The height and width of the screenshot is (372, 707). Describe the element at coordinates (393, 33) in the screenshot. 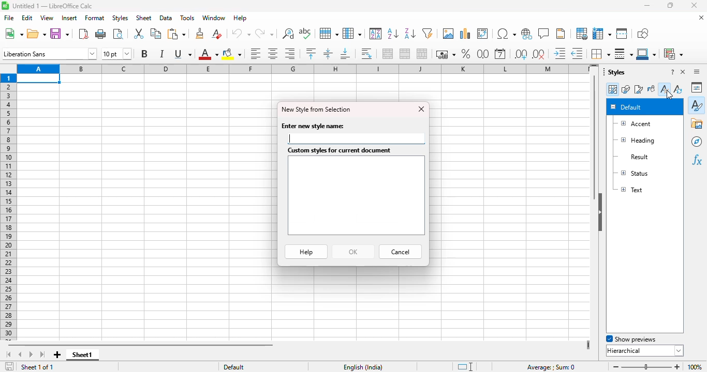

I see `sort ascending` at that location.